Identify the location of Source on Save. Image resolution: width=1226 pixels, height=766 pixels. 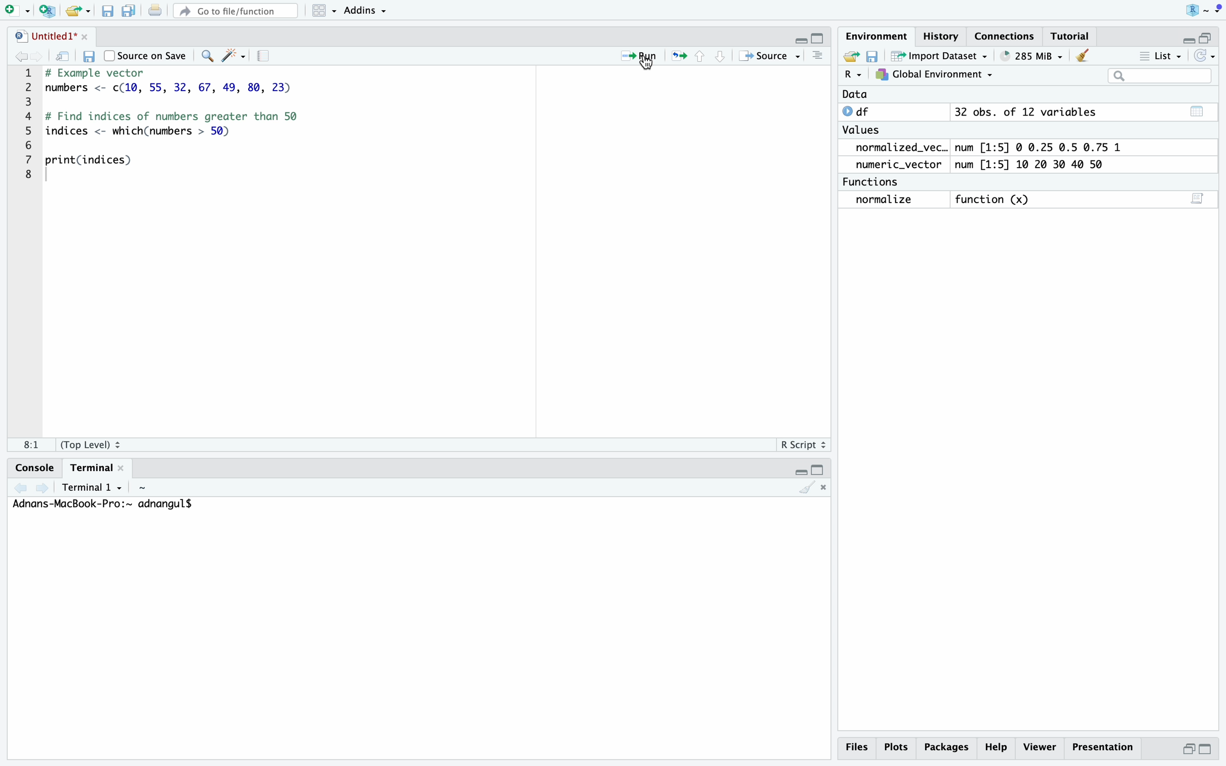
(146, 55).